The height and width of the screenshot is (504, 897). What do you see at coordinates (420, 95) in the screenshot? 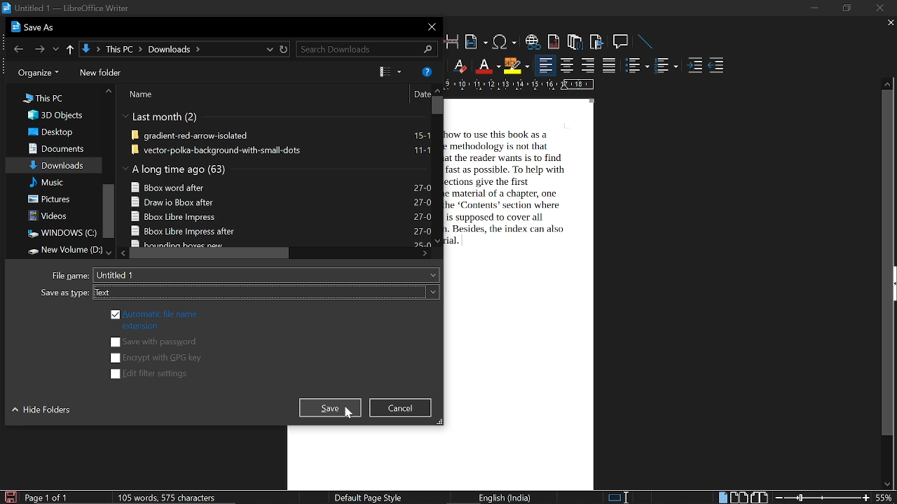
I see `Date` at bounding box center [420, 95].